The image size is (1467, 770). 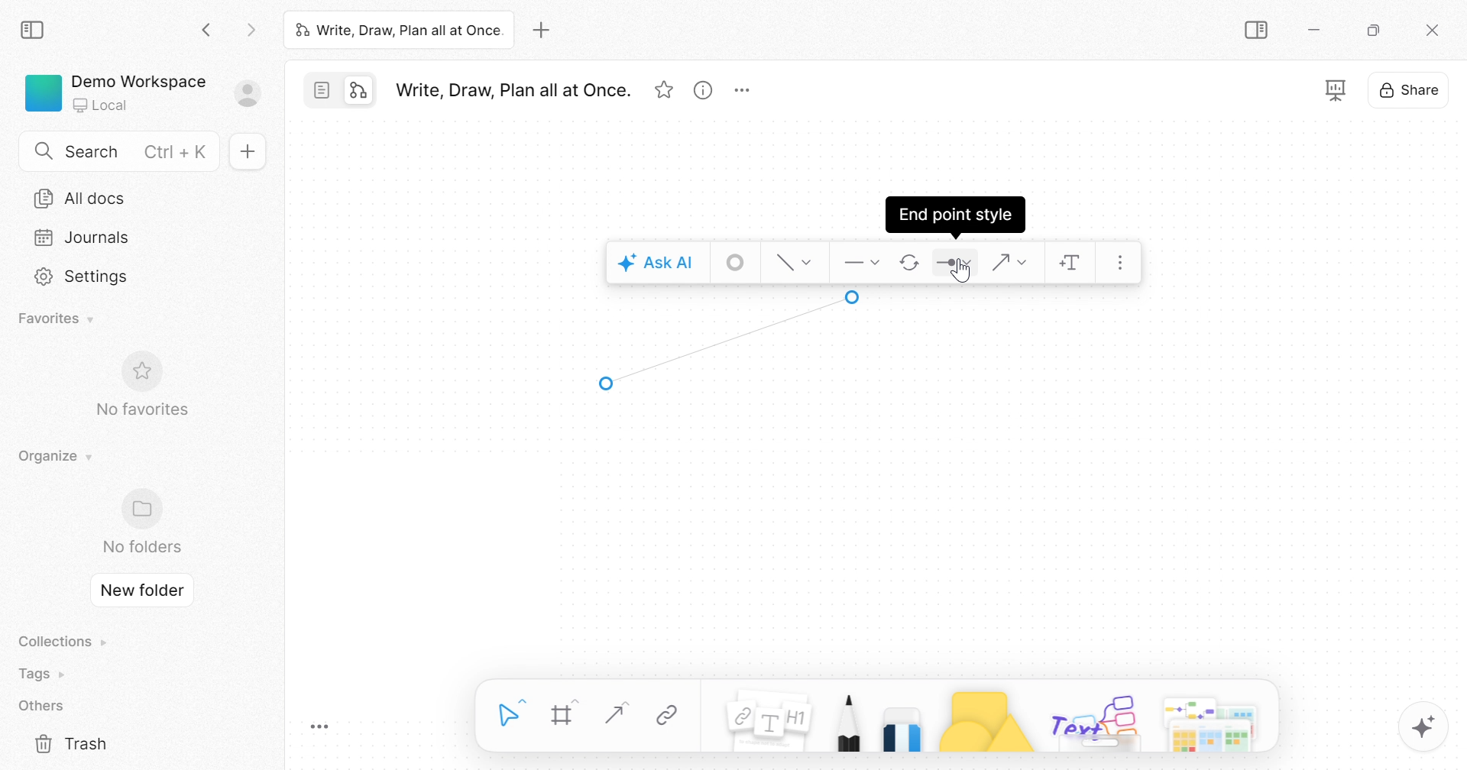 What do you see at coordinates (44, 92) in the screenshot?
I see `Green color` at bounding box center [44, 92].